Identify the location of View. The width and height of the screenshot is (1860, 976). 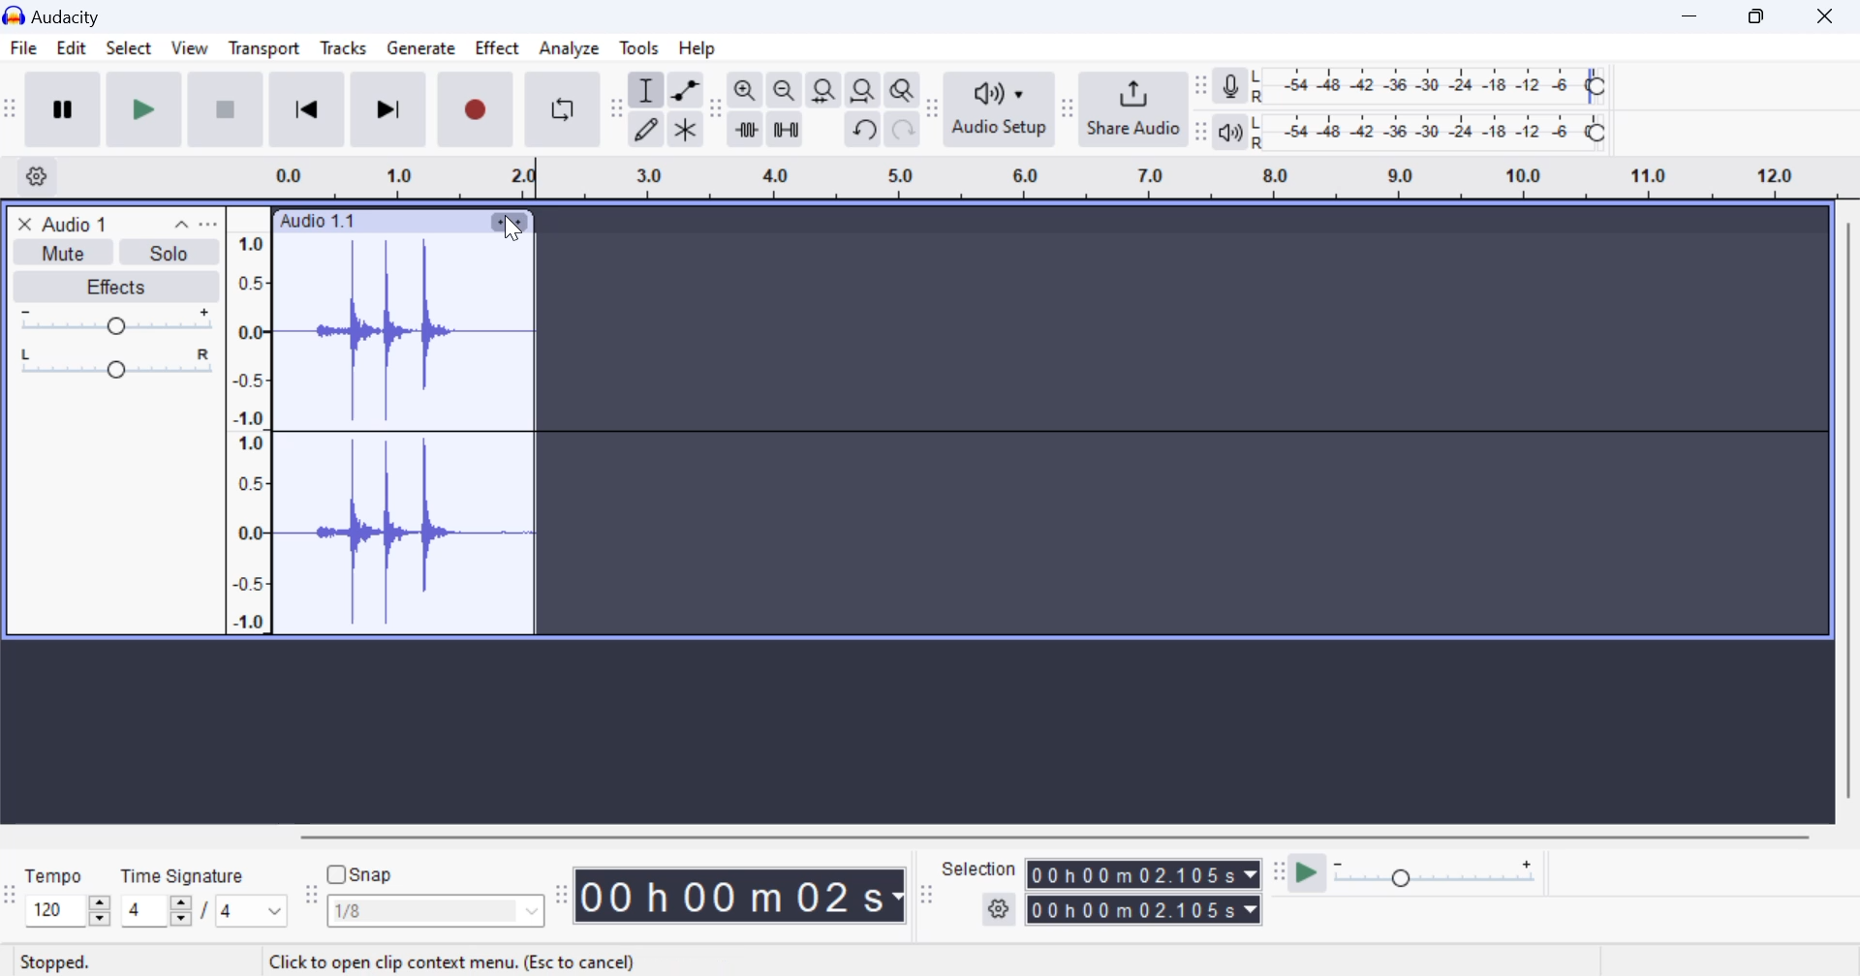
(188, 52).